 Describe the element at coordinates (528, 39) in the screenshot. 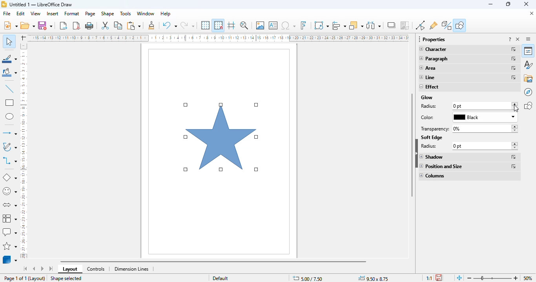

I see `sidebar settings` at that location.